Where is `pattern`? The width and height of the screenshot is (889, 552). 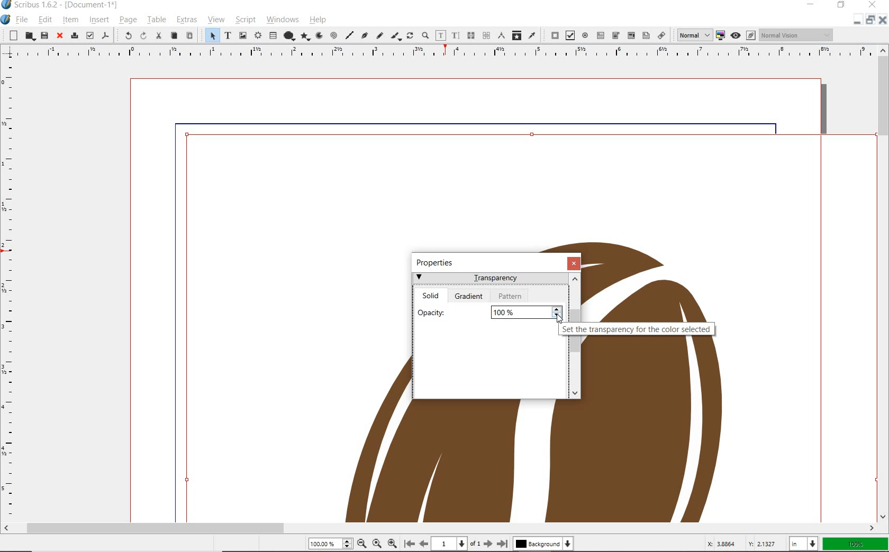 pattern is located at coordinates (511, 296).